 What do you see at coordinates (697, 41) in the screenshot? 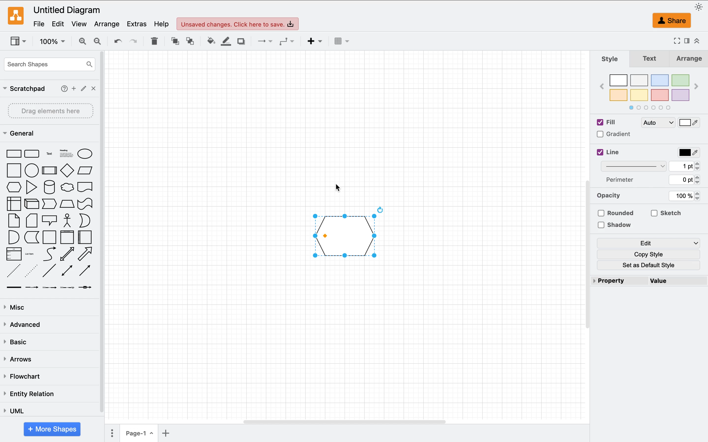
I see `collapse` at bounding box center [697, 41].